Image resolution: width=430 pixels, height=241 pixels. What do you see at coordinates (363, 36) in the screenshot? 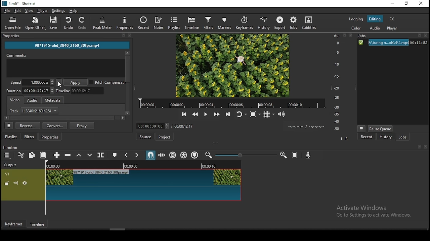
I see `Jobs` at bounding box center [363, 36].